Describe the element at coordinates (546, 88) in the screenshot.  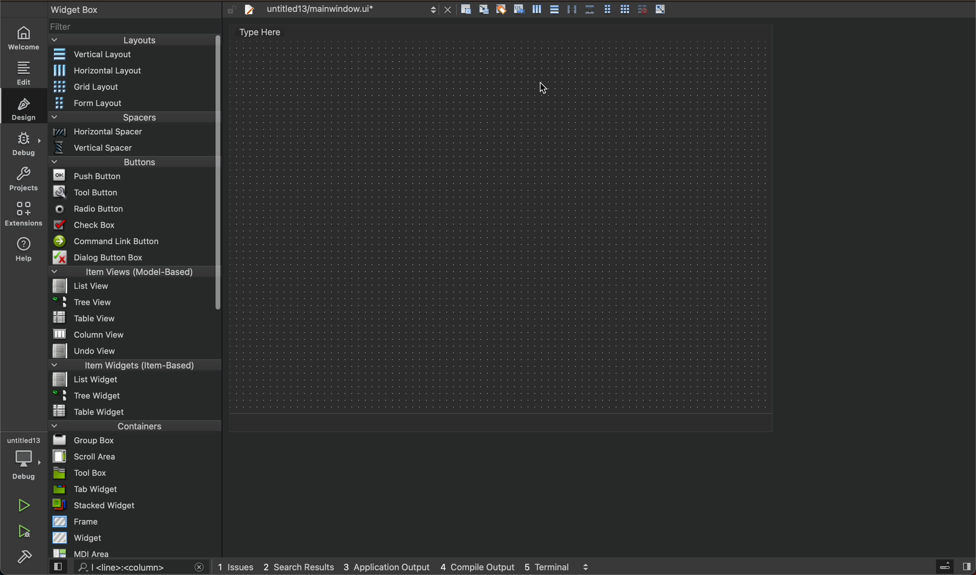
I see `clicked on main layout` at that location.